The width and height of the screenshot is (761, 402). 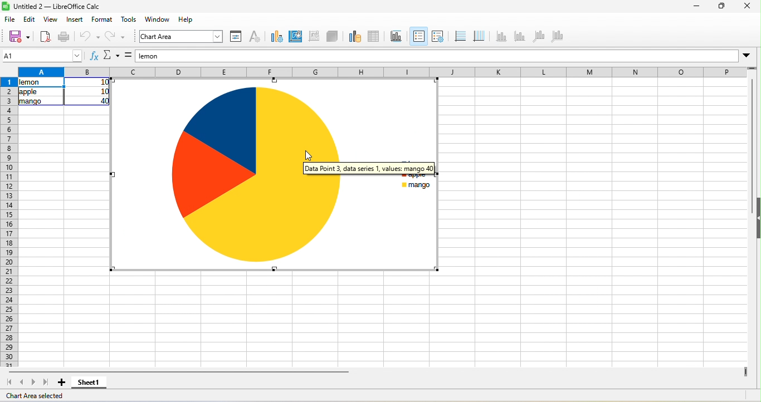 I want to click on format selection, so click(x=237, y=37).